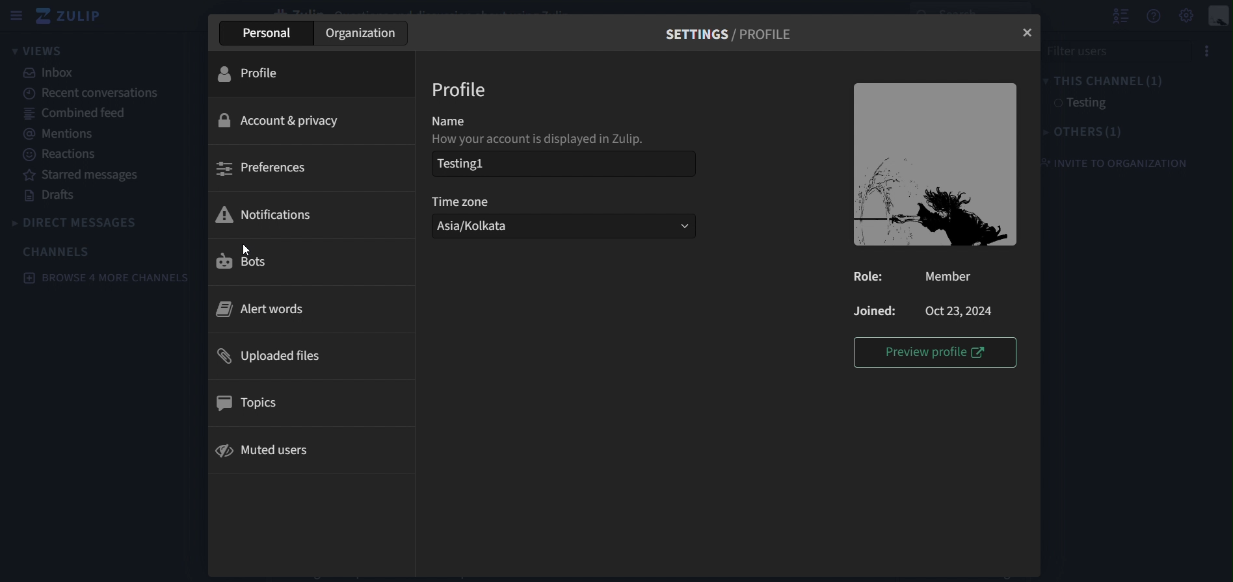 The height and width of the screenshot is (582, 1233). I want to click on filter users, so click(1105, 50).